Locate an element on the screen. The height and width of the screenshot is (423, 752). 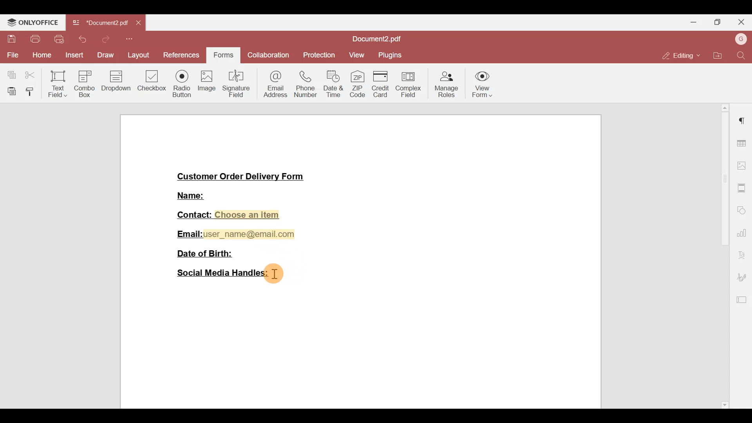
Maximize is located at coordinates (720, 22).